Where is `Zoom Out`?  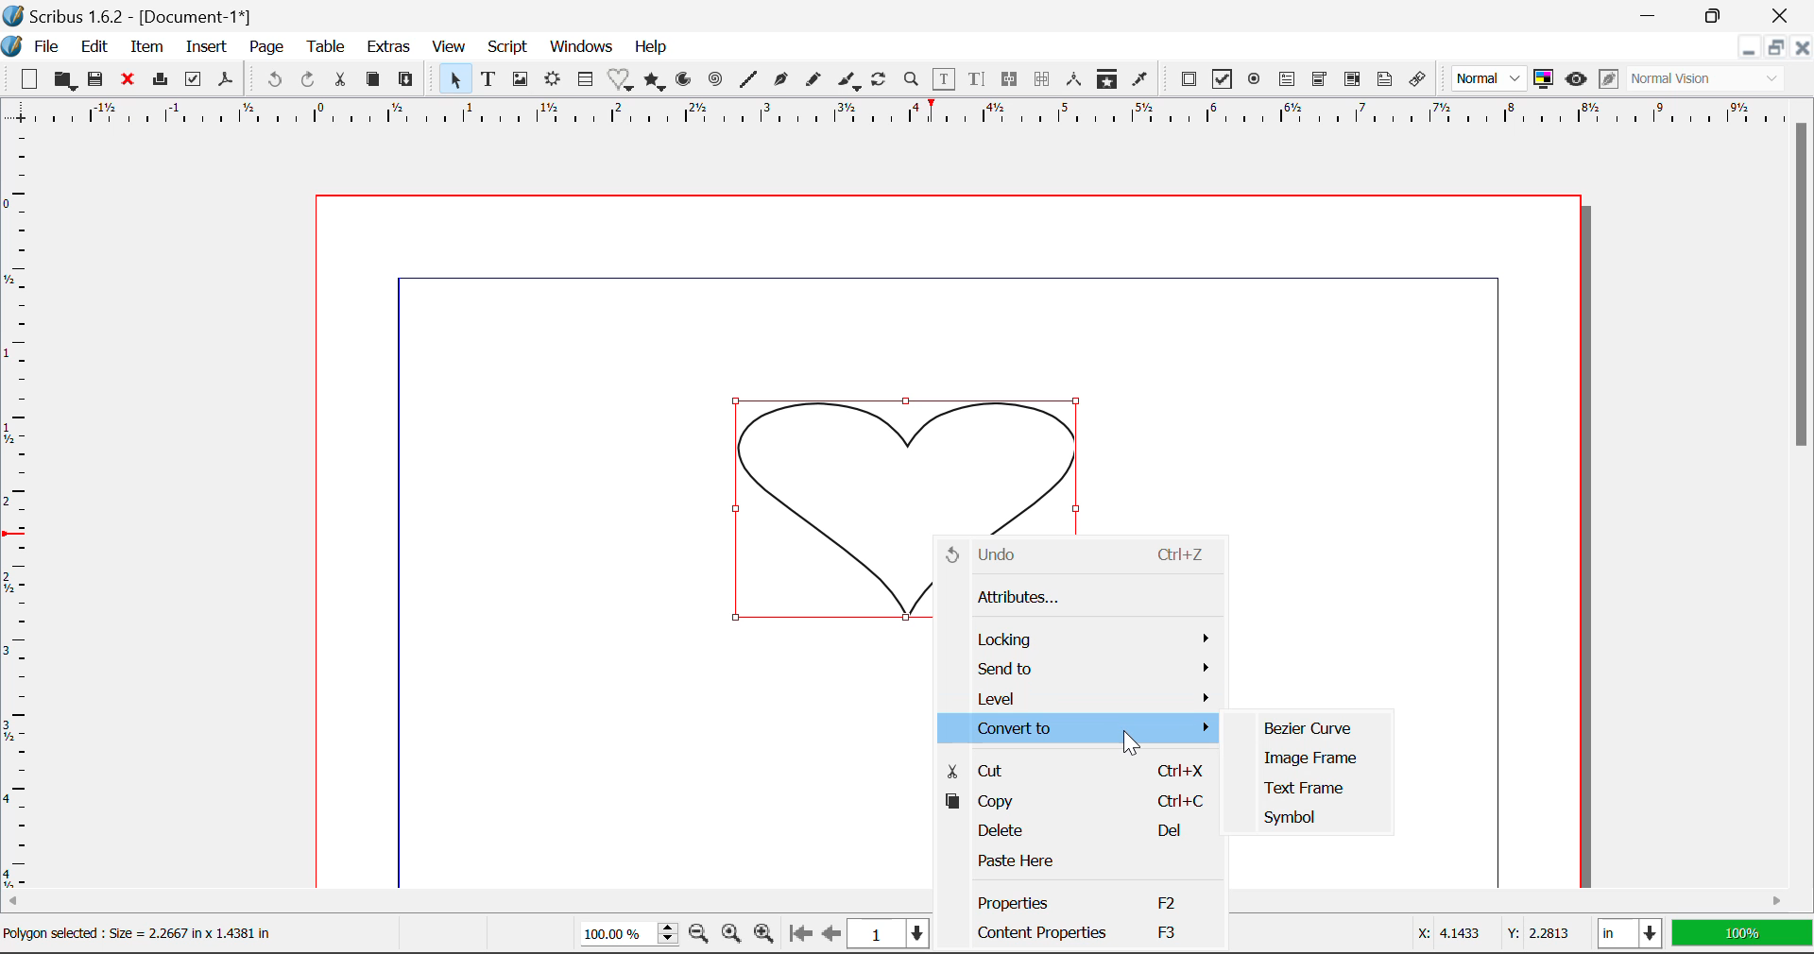
Zoom Out is located at coordinates (699, 935).